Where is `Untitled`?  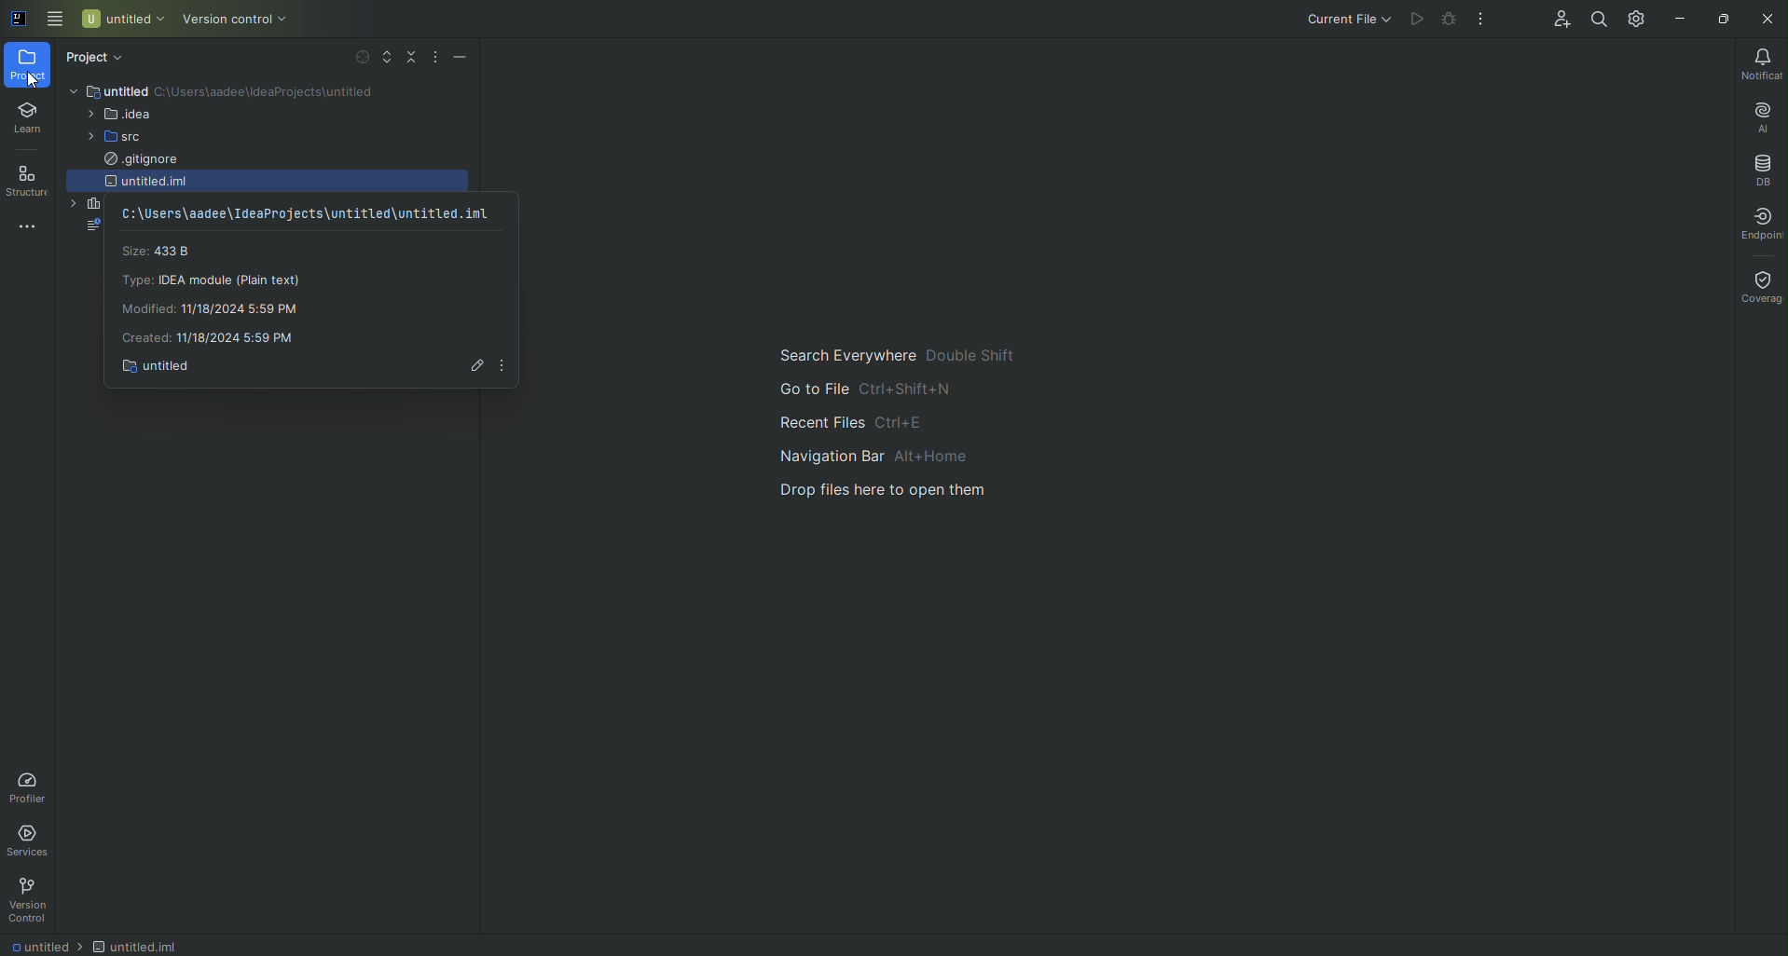
Untitled is located at coordinates (46, 944).